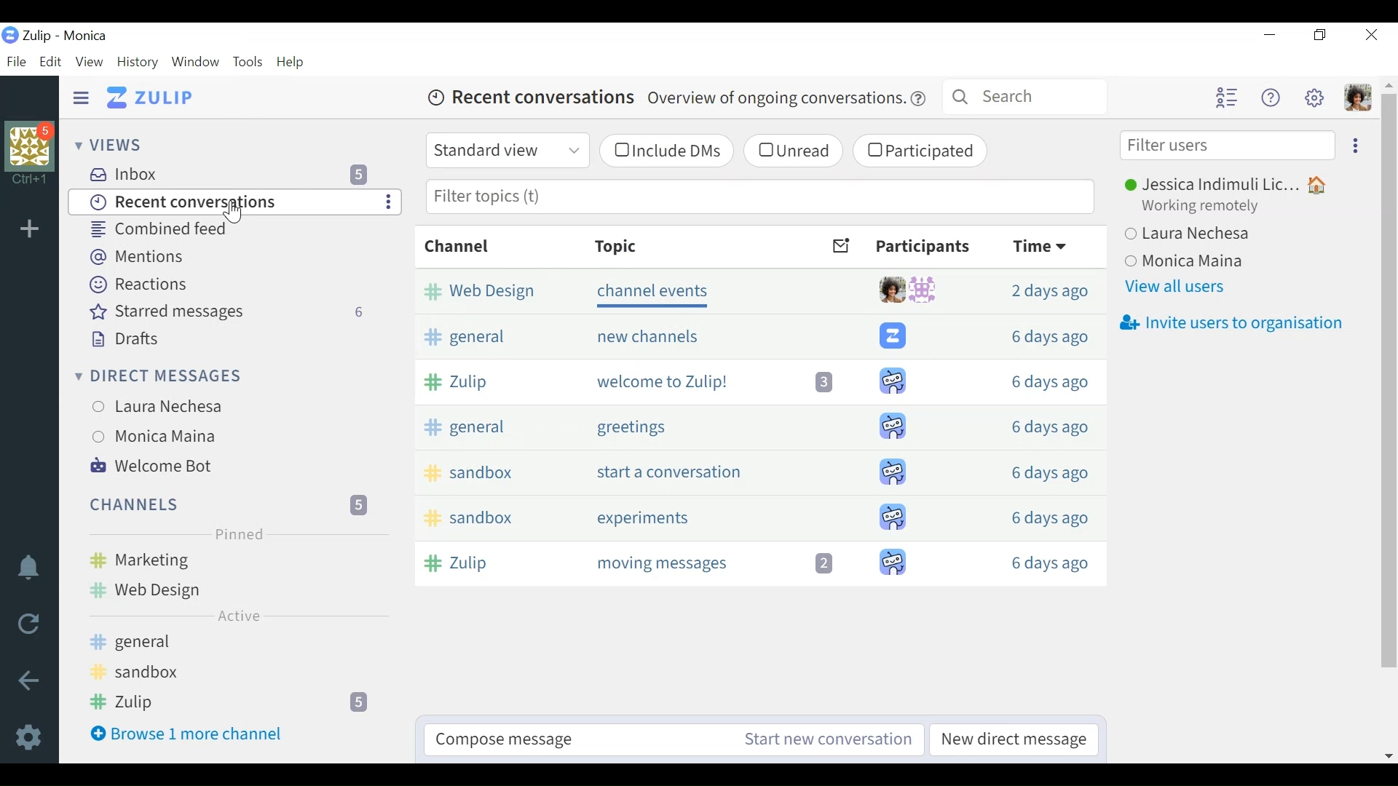 This screenshot has height=786, width=1398. Describe the element at coordinates (295, 61) in the screenshot. I see `Help` at that location.